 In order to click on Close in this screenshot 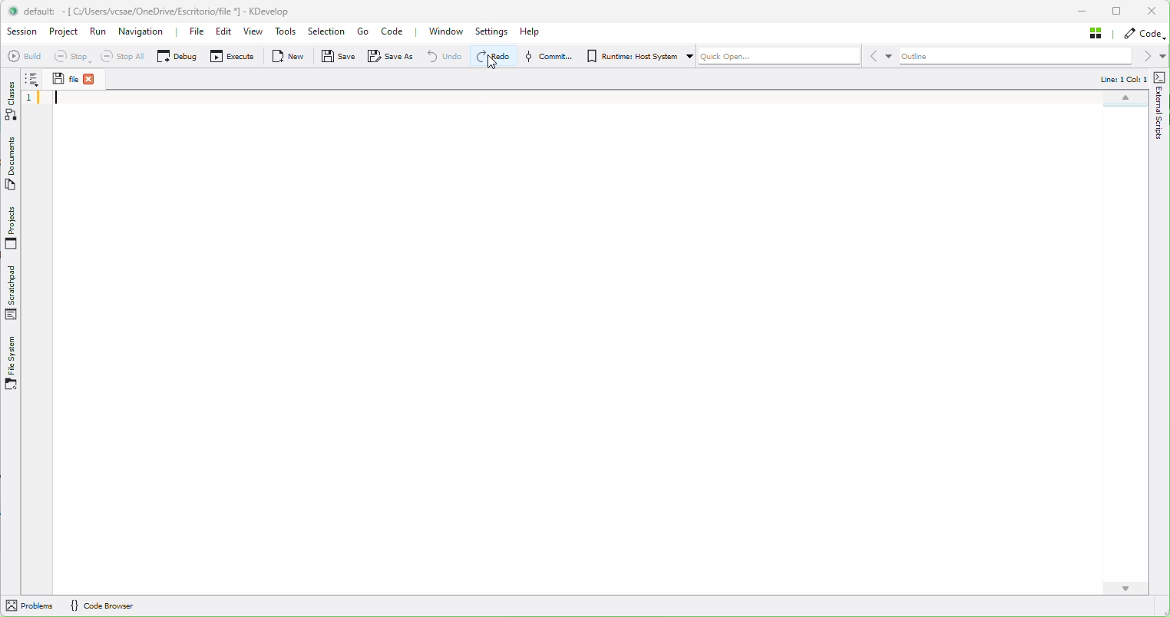, I will do `click(1153, 11)`.